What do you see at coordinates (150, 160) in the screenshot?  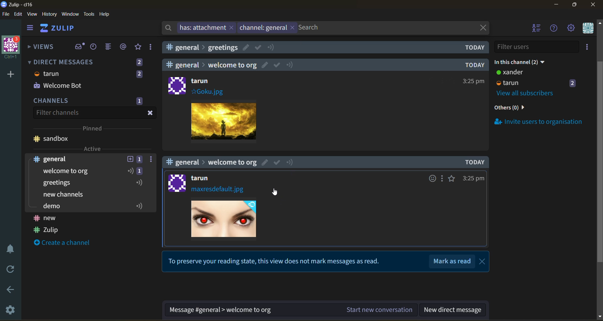 I see `more options` at bounding box center [150, 160].